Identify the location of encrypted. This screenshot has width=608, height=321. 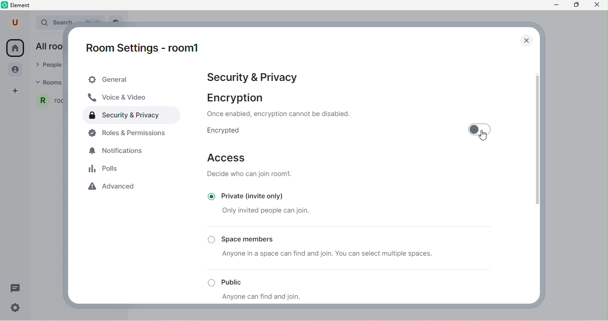
(228, 132).